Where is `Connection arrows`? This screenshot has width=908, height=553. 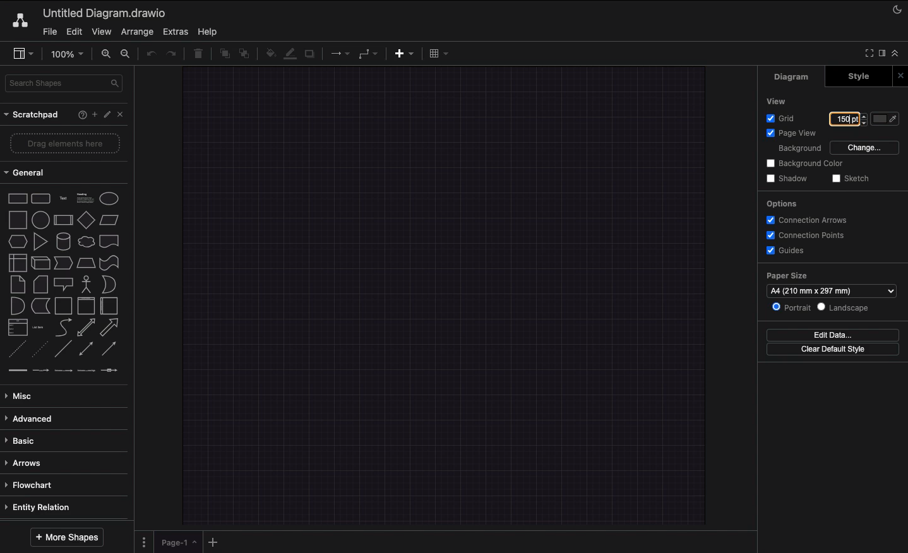 Connection arrows is located at coordinates (811, 221).